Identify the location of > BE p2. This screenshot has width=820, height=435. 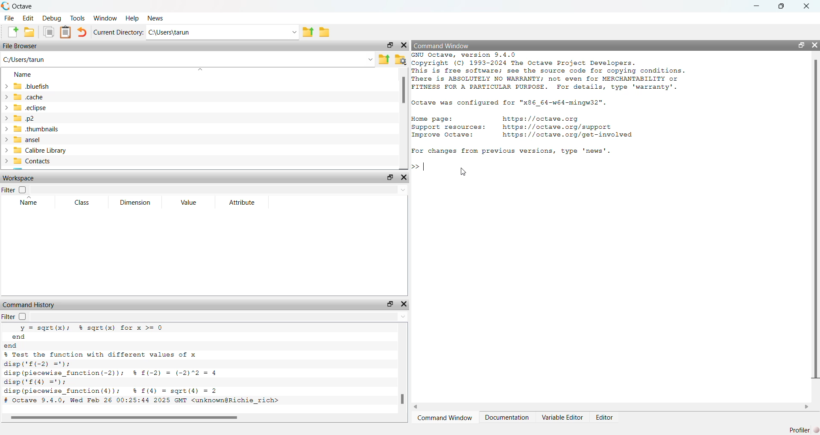
(22, 119).